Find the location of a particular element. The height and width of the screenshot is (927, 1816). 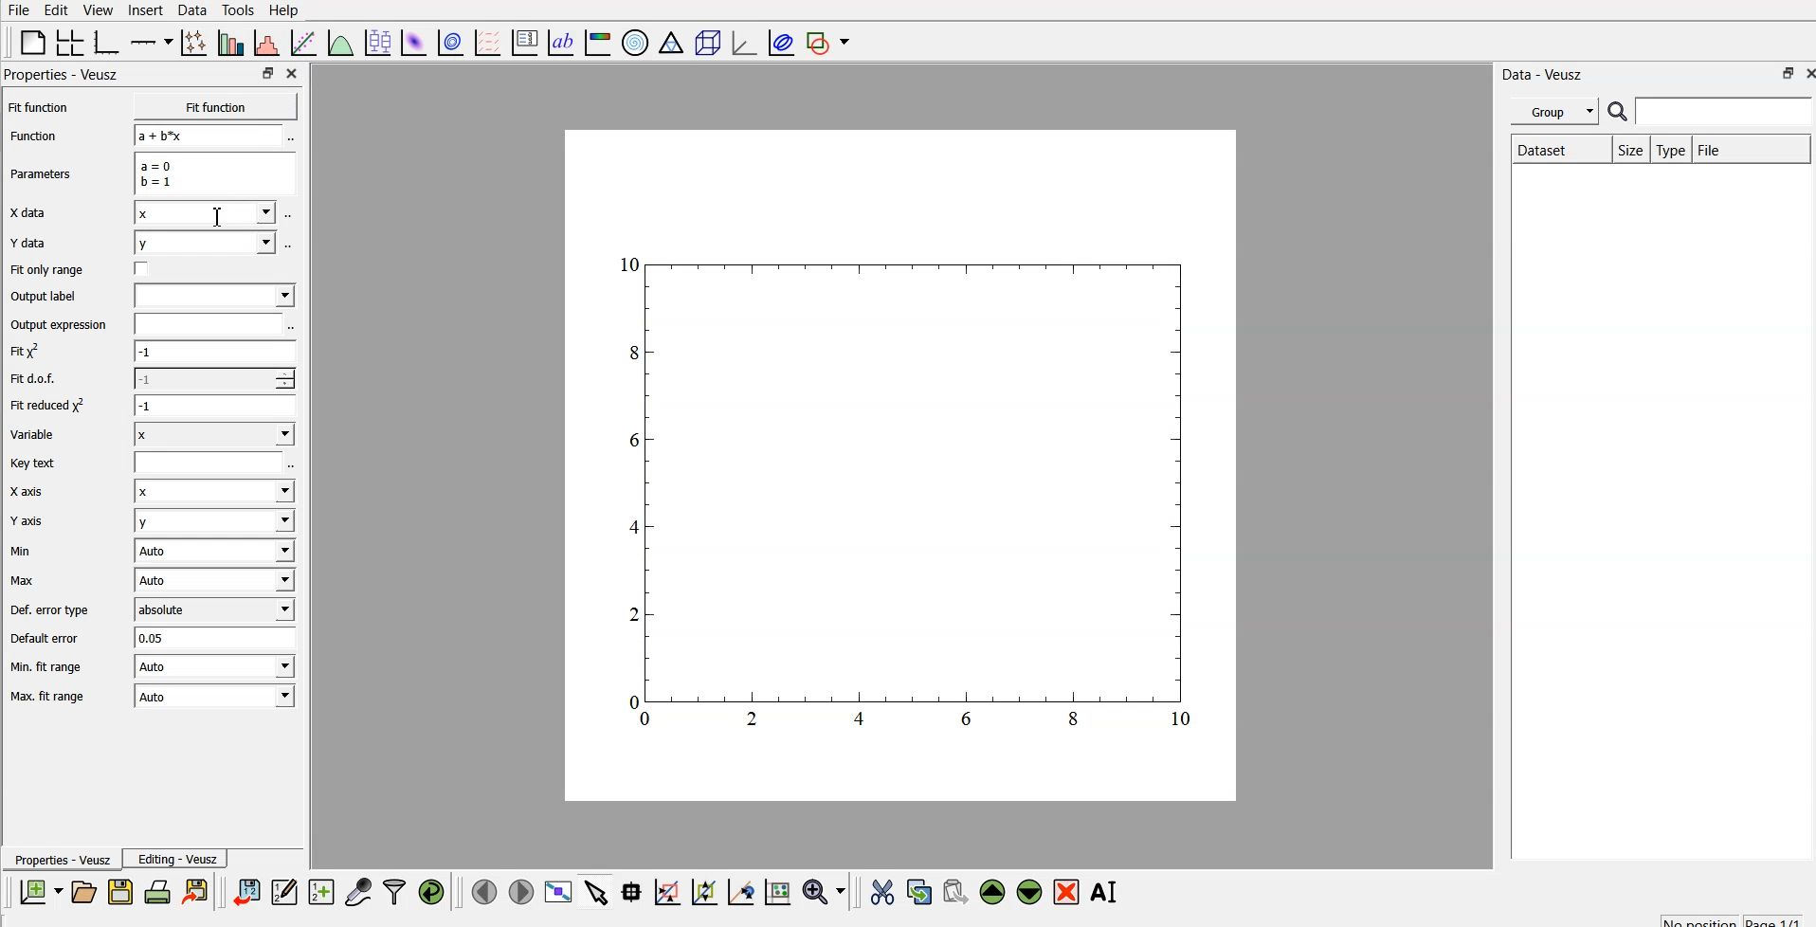

absolute is located at coordinates (215, 611).